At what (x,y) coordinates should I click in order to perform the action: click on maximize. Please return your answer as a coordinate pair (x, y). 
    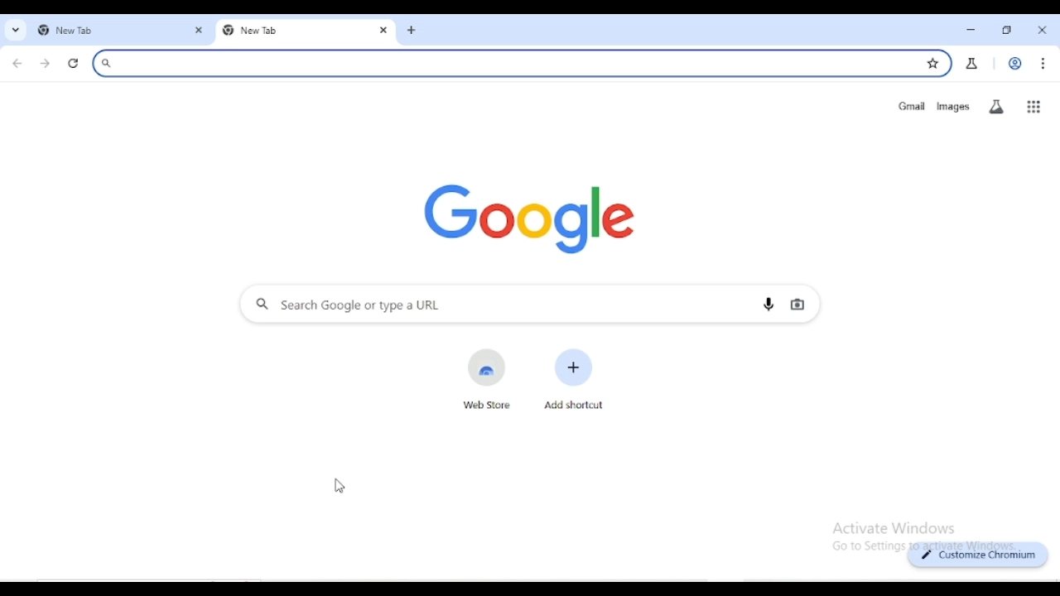
    Looking at the image, I should click on (1008, 31).